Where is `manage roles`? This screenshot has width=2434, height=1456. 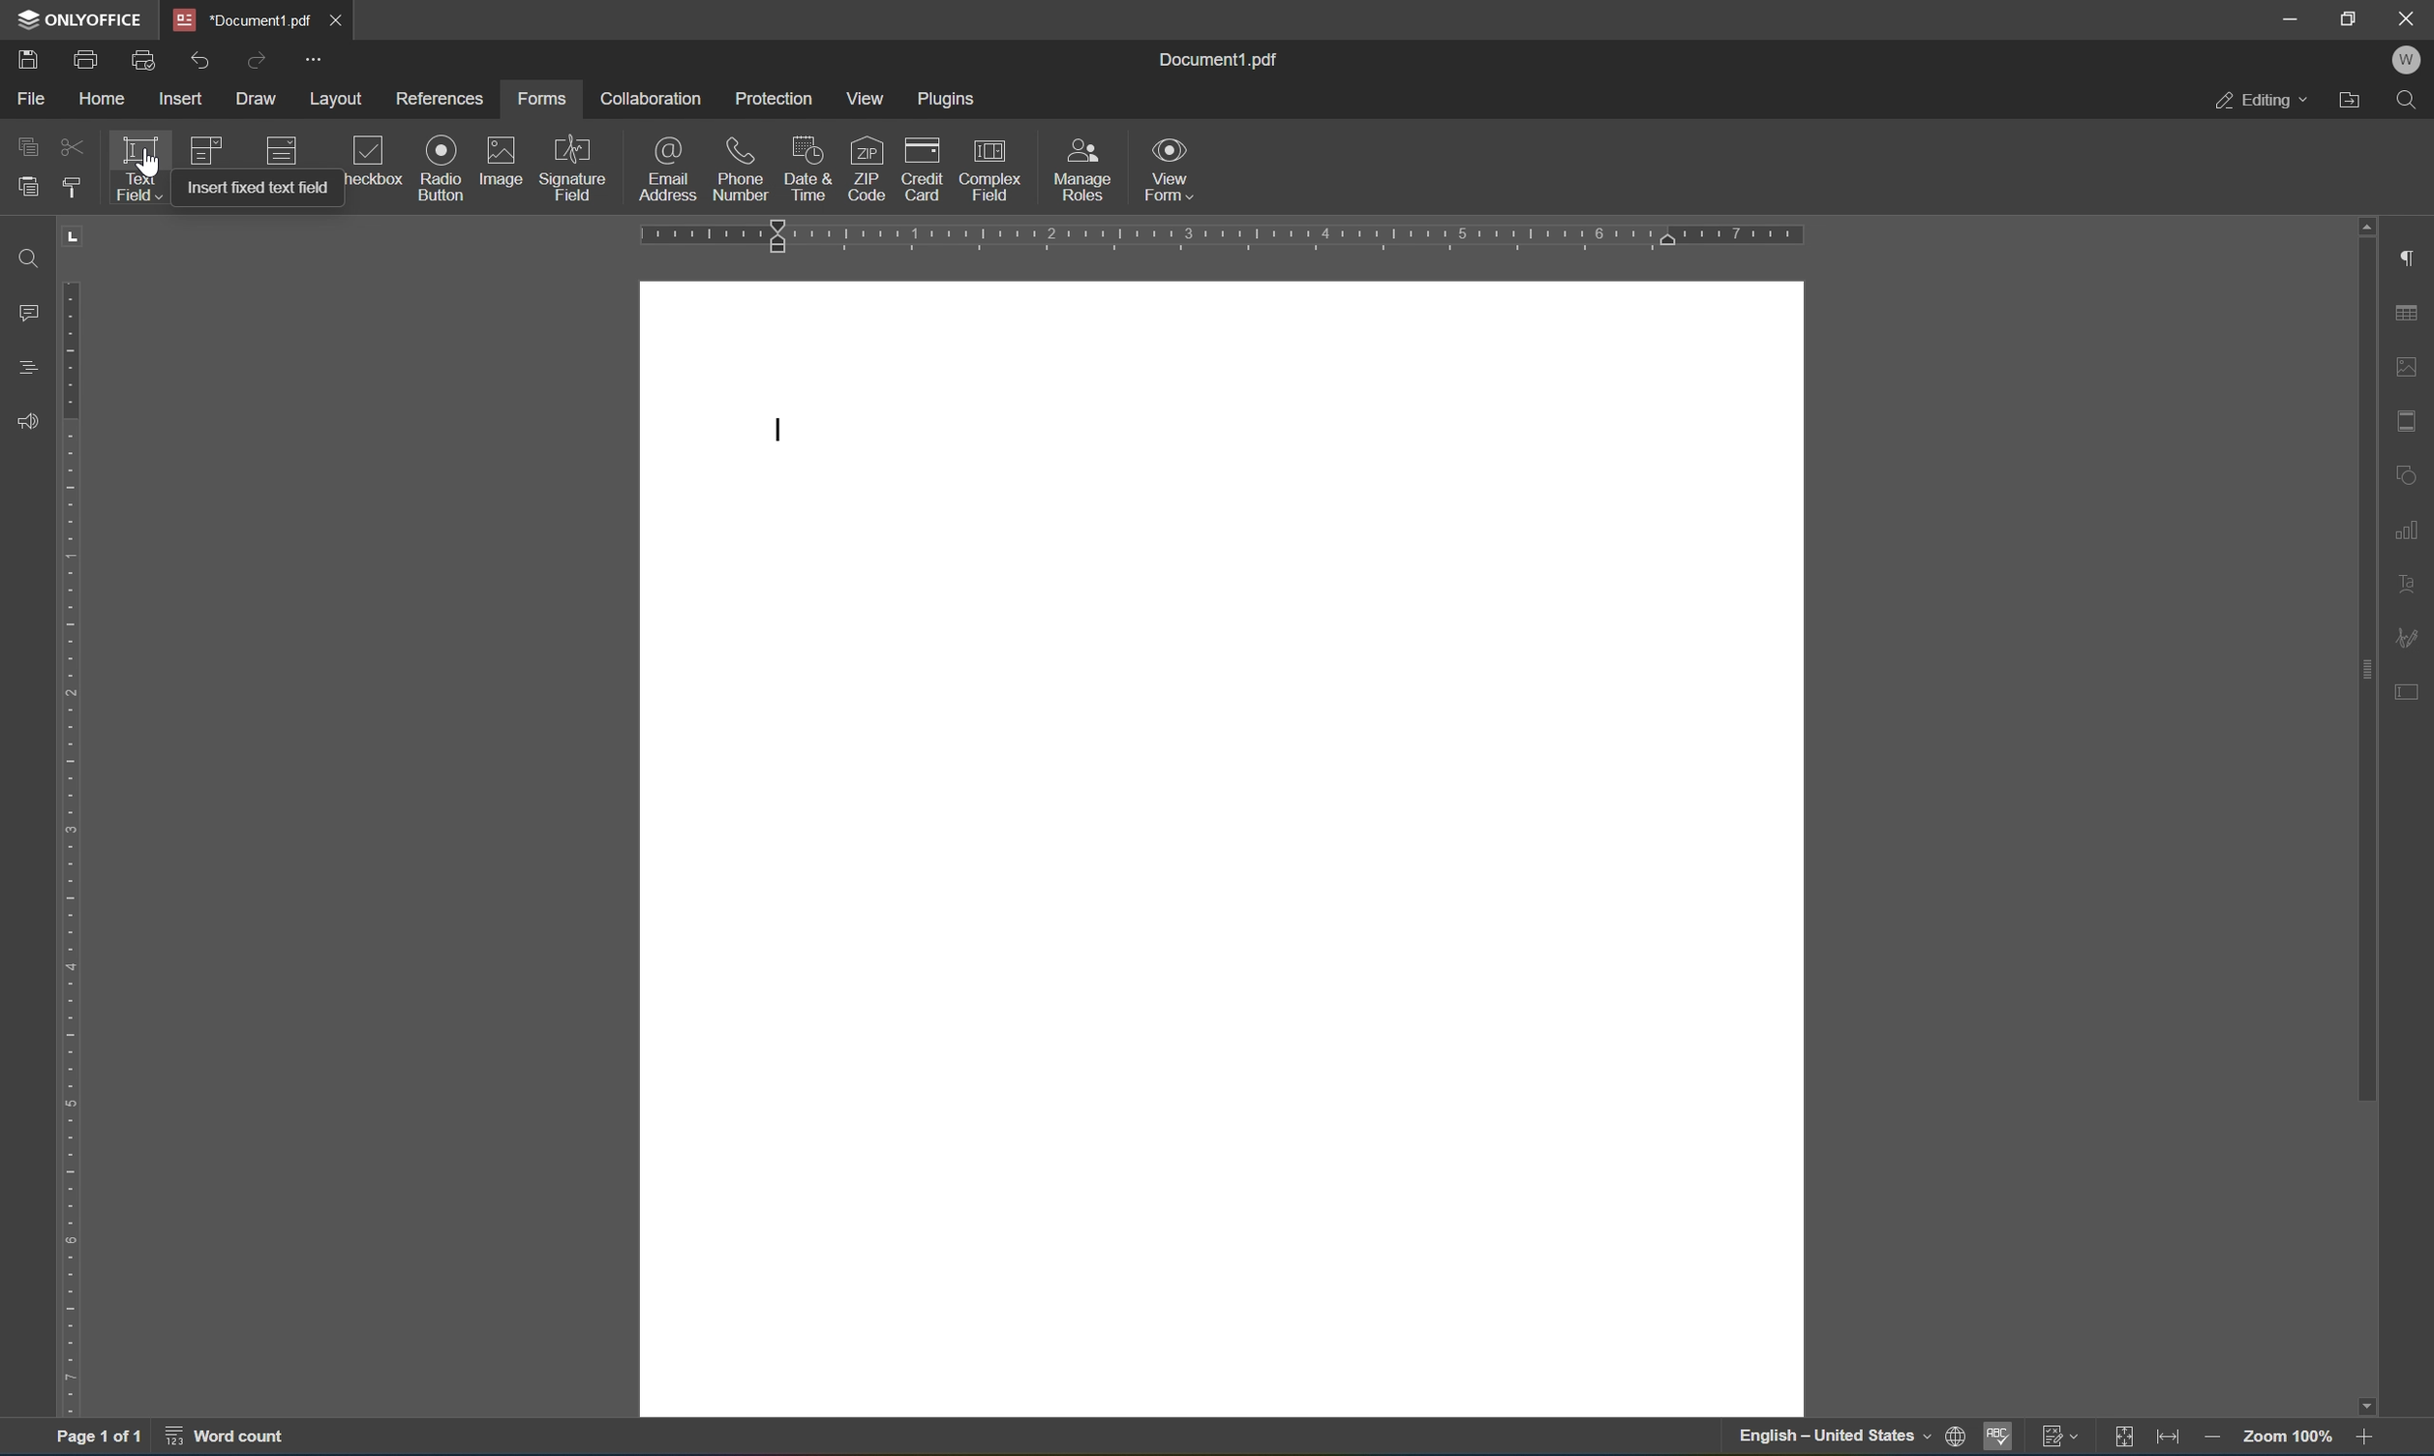
manage roles is located at coordinates (1087, 171).